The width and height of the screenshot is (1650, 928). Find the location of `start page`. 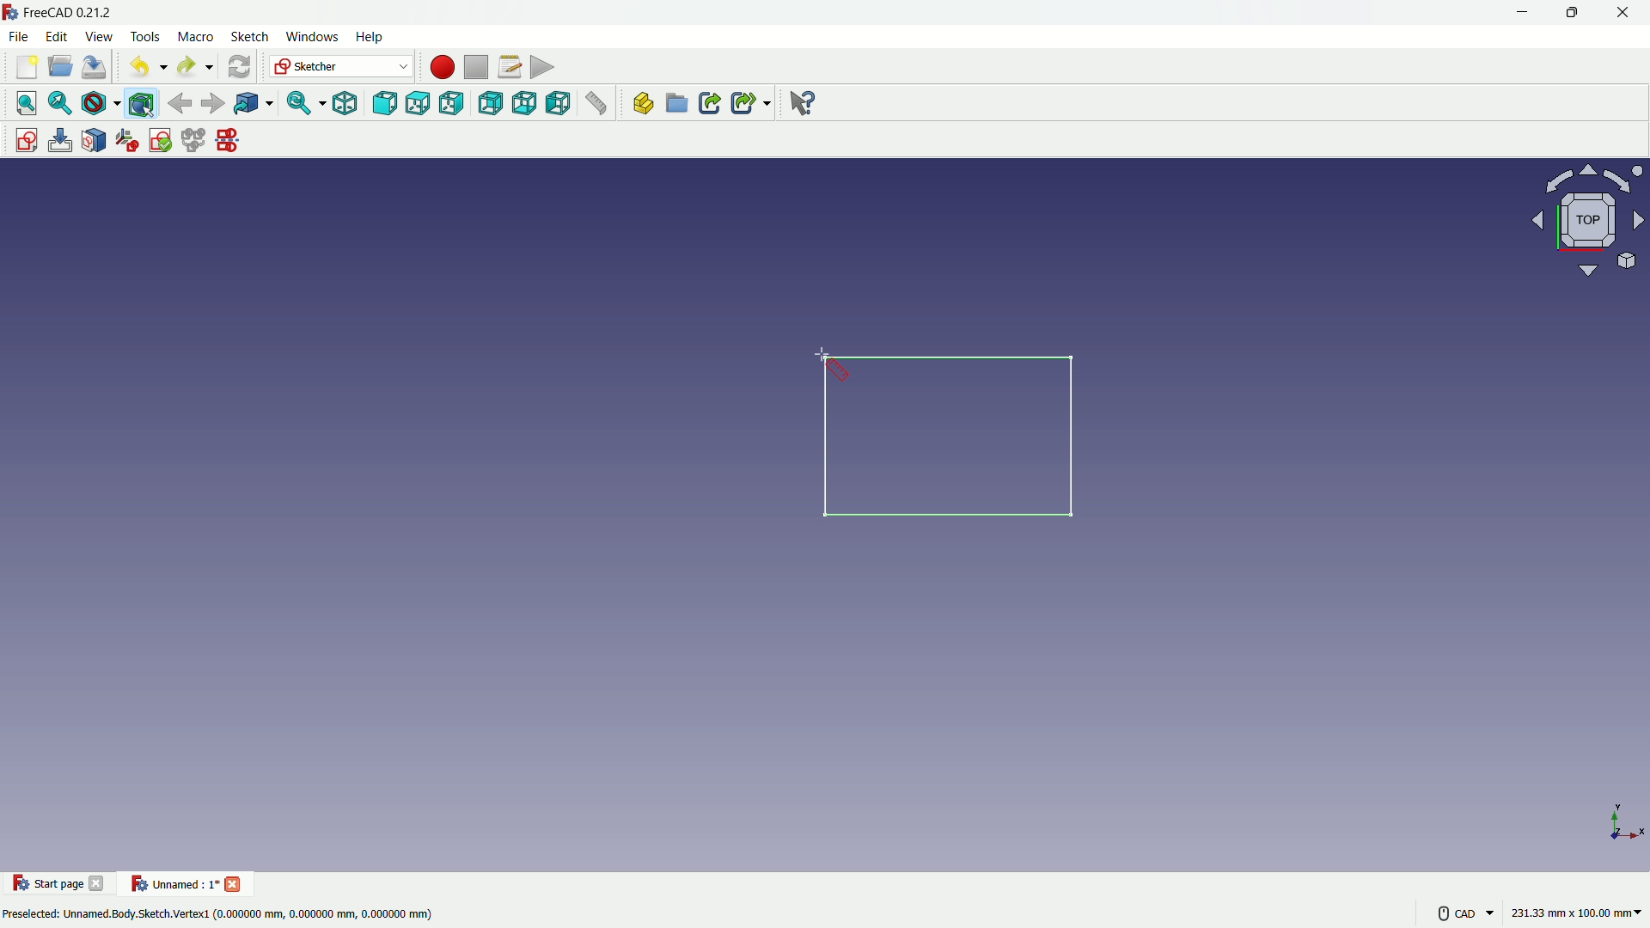

start page is located at coordinates (47, 884).